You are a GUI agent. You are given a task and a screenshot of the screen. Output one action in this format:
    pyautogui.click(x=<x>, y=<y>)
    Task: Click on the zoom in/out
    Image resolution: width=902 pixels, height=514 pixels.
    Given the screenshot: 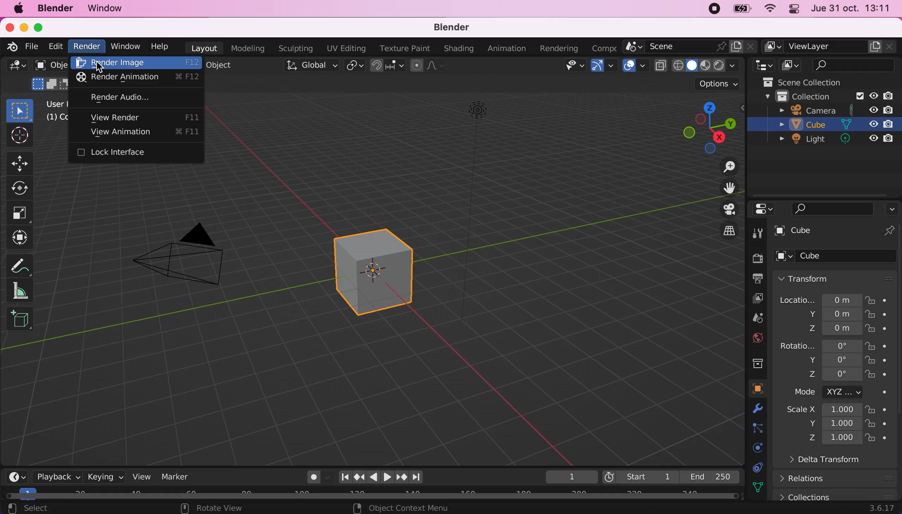 What is the action you would take?
    pyautogui.click(x=723, y=167)
    